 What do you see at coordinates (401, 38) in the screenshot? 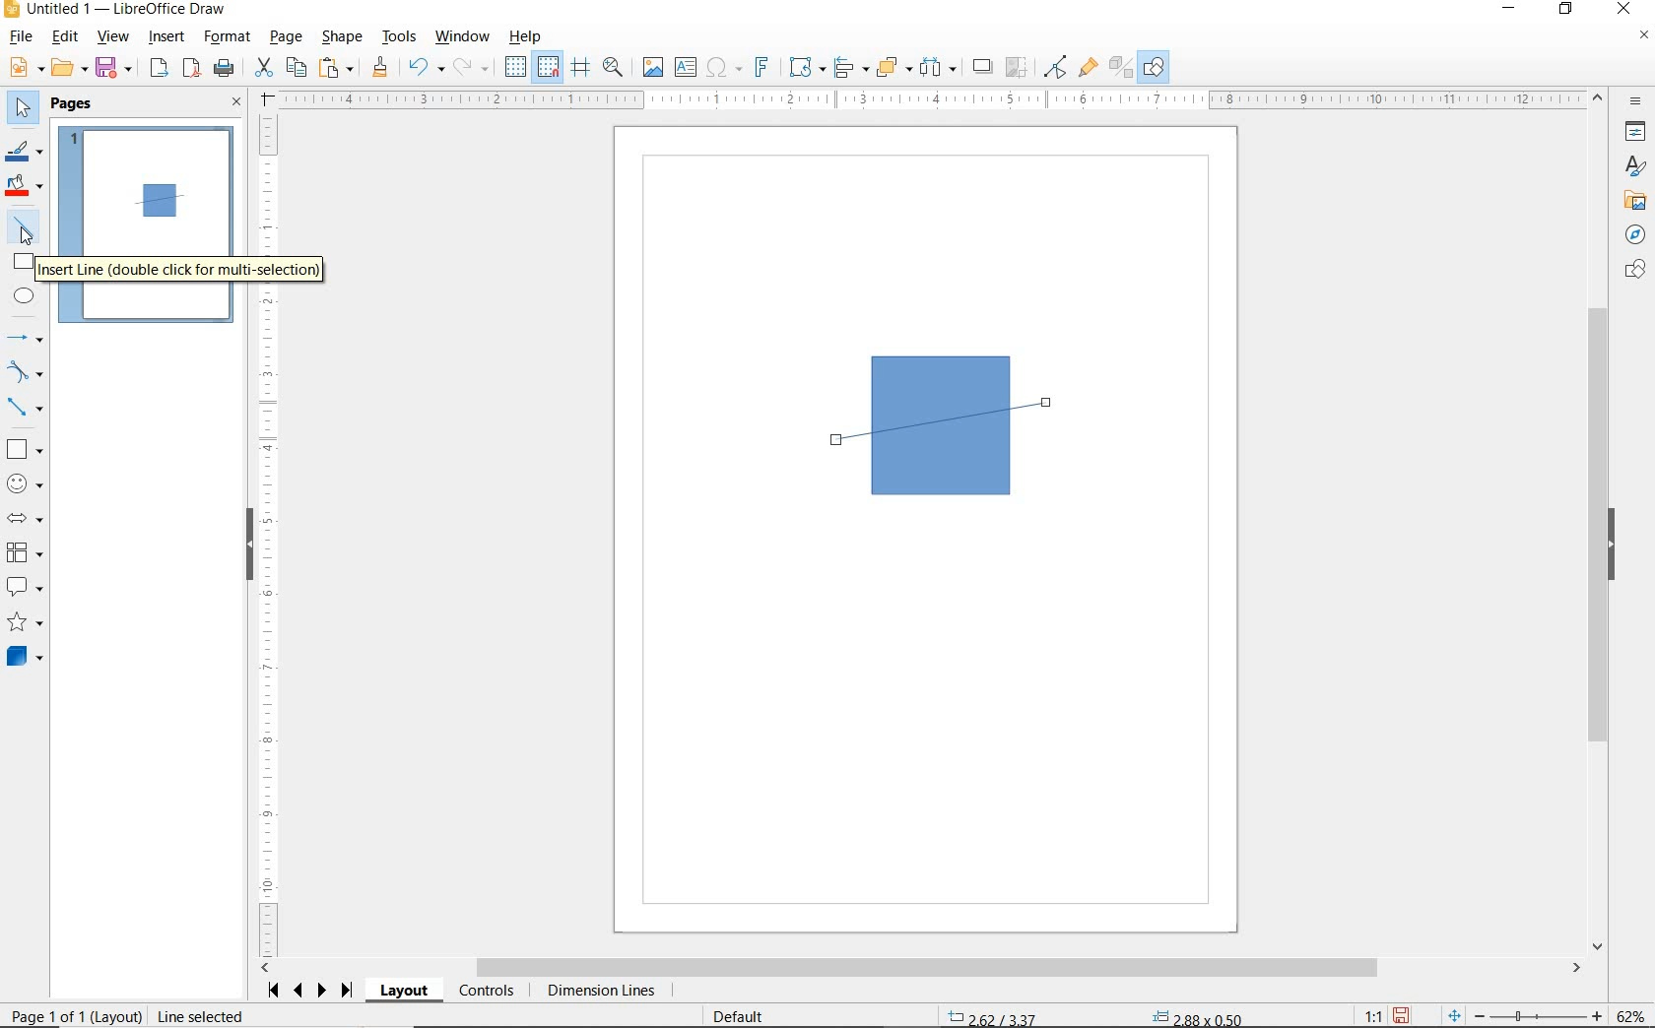
I see `TOOLS` at bounding box center [401, 38].